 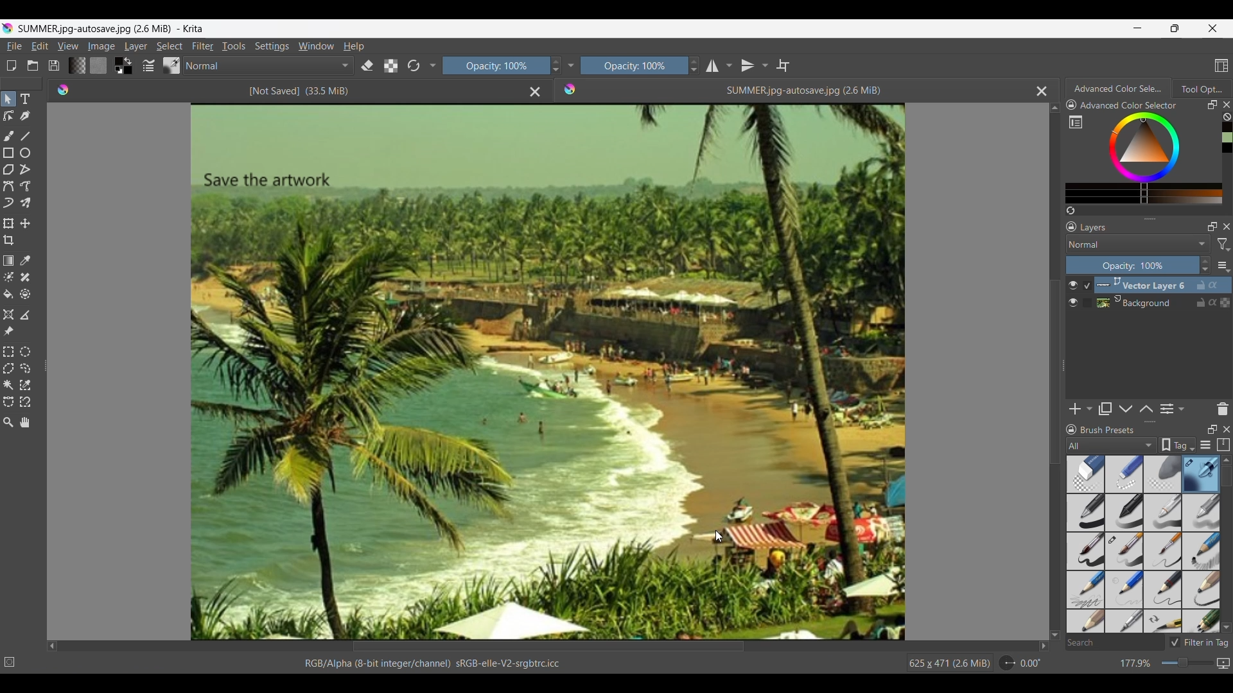 I want to click on Draw a gradient, so click(x=8, y=261).